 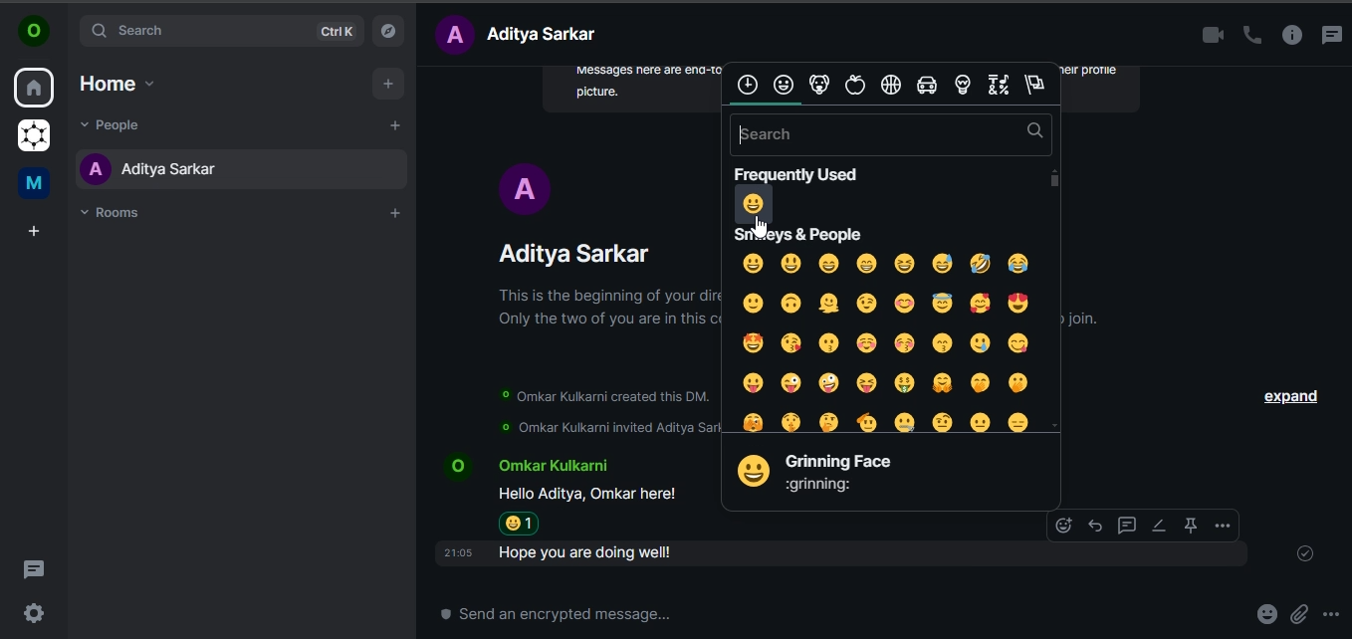 What do you see at coordinates (1264, 614) in the screenshot?
I see `emoji` at bounding box center [1264, 614].